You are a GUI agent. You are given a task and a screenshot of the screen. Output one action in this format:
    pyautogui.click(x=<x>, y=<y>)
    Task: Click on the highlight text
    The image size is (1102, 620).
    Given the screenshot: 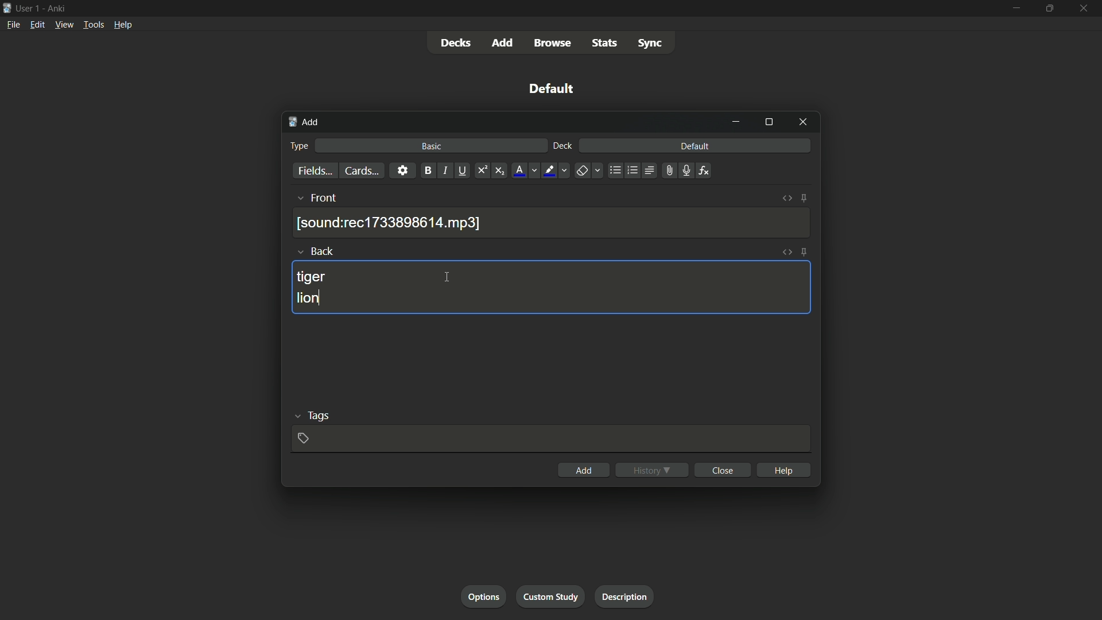 What is the action you would take?
    pyautogui.click(x=549, y=170)
    